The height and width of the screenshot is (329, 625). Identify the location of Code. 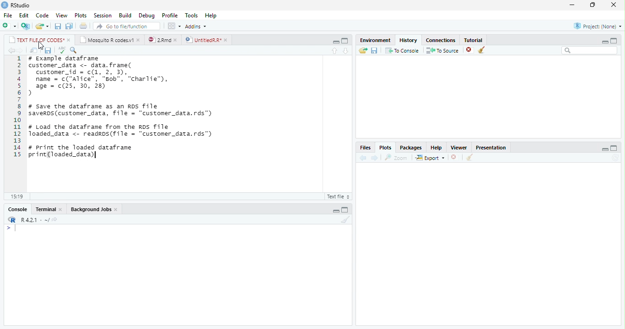
(42, 16).